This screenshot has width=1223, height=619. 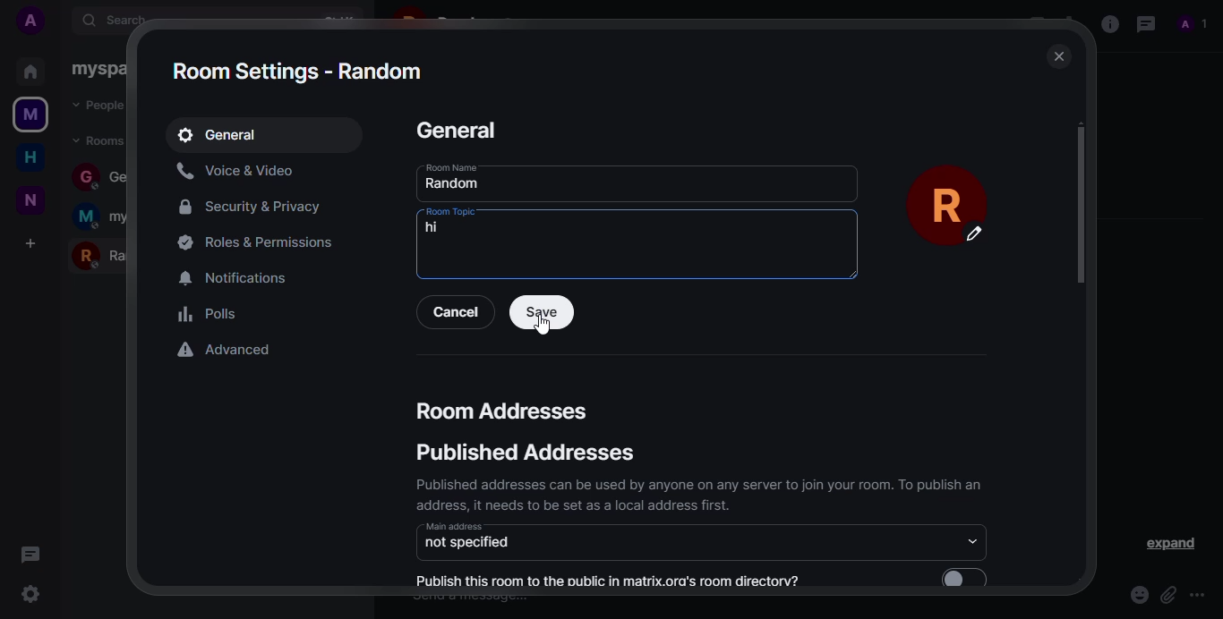 What do you see at coordinates (954, 206) in the screenshot?
I see `profile pic` at bounding box center [954, 206].